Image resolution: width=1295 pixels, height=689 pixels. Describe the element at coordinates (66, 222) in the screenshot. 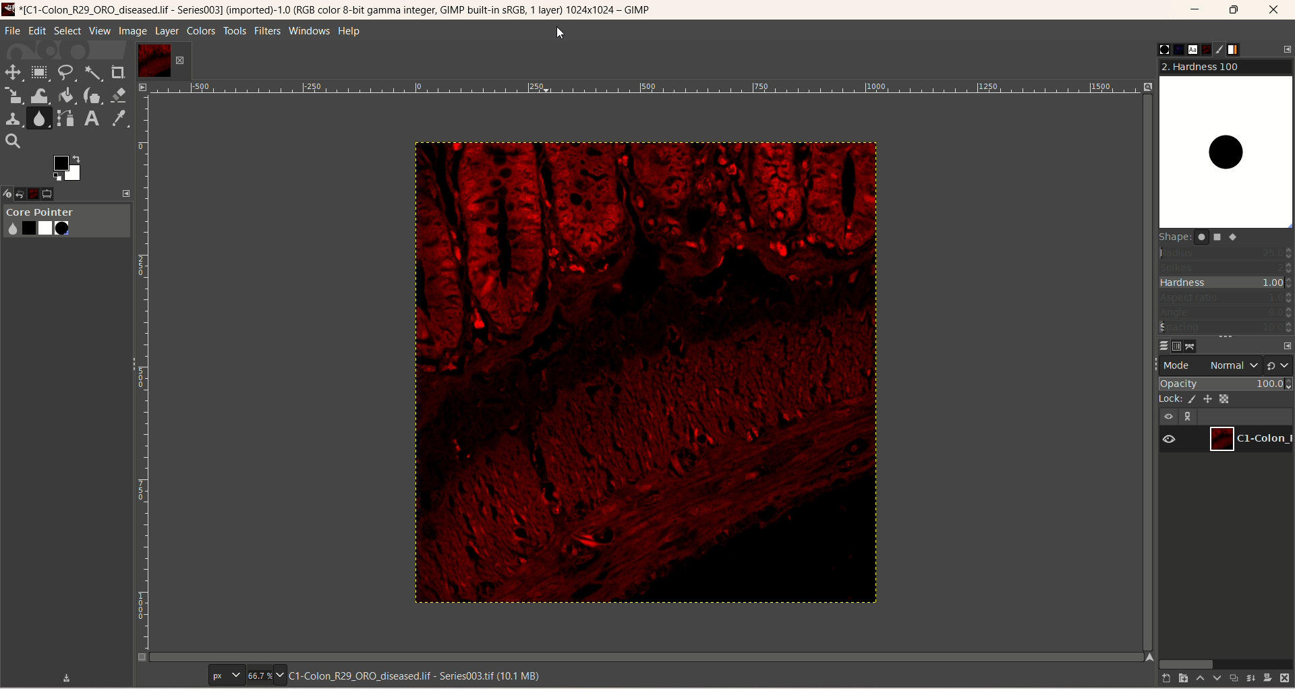

I see `core pointer` at that location.